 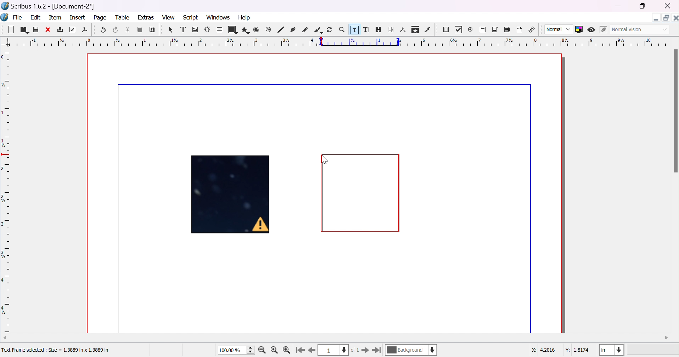 I want to click on normal vision, so click(x=639, y=30).